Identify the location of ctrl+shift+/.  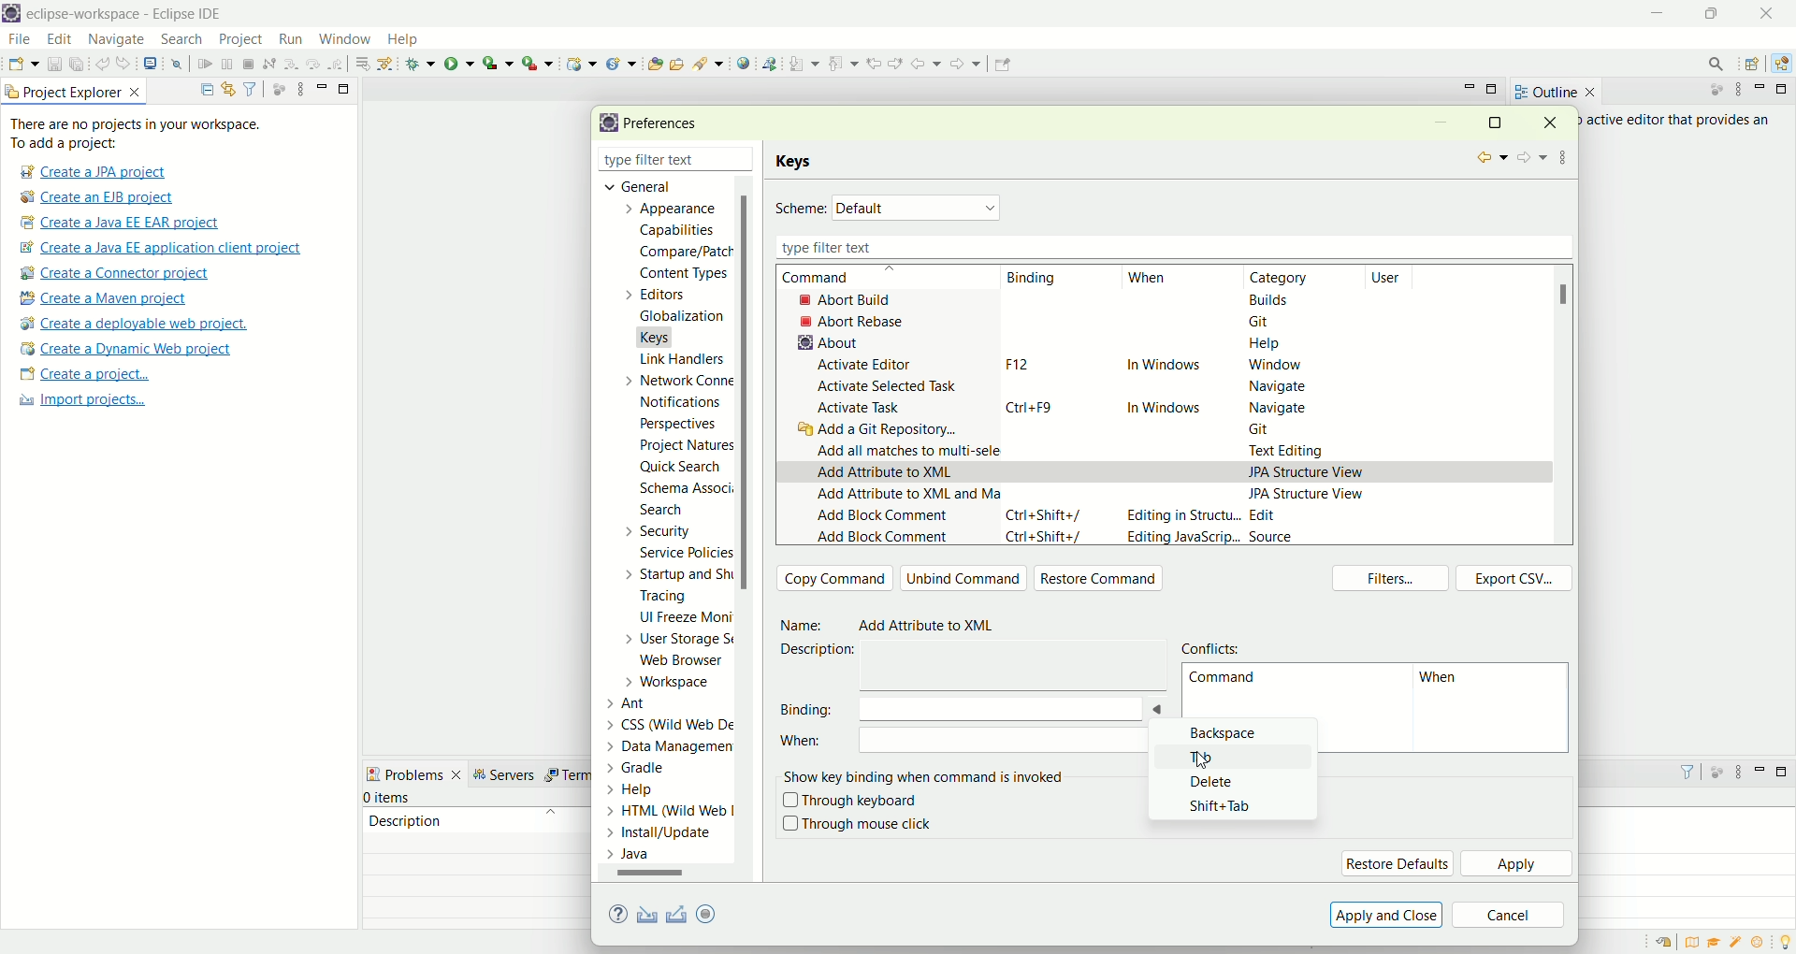
(1045, 514).